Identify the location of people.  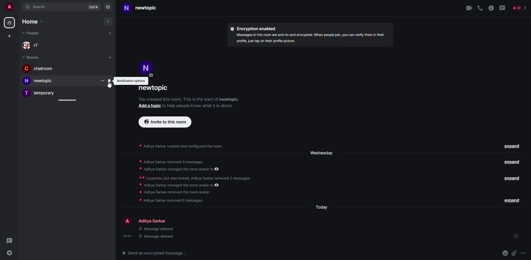
(32, 33).